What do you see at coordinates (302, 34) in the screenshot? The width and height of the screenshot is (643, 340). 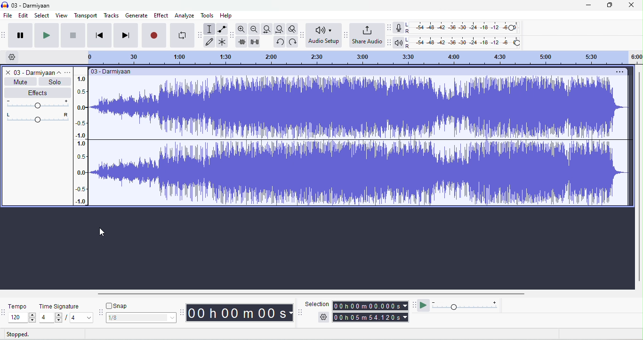 I see `audio set up tool bar` at bounding box center [302, 34].